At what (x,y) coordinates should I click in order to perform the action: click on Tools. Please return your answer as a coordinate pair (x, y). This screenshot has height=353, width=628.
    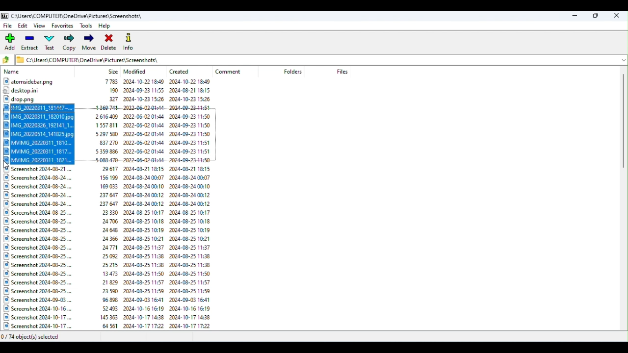
    Looking at the image, I should click on (86, 25).